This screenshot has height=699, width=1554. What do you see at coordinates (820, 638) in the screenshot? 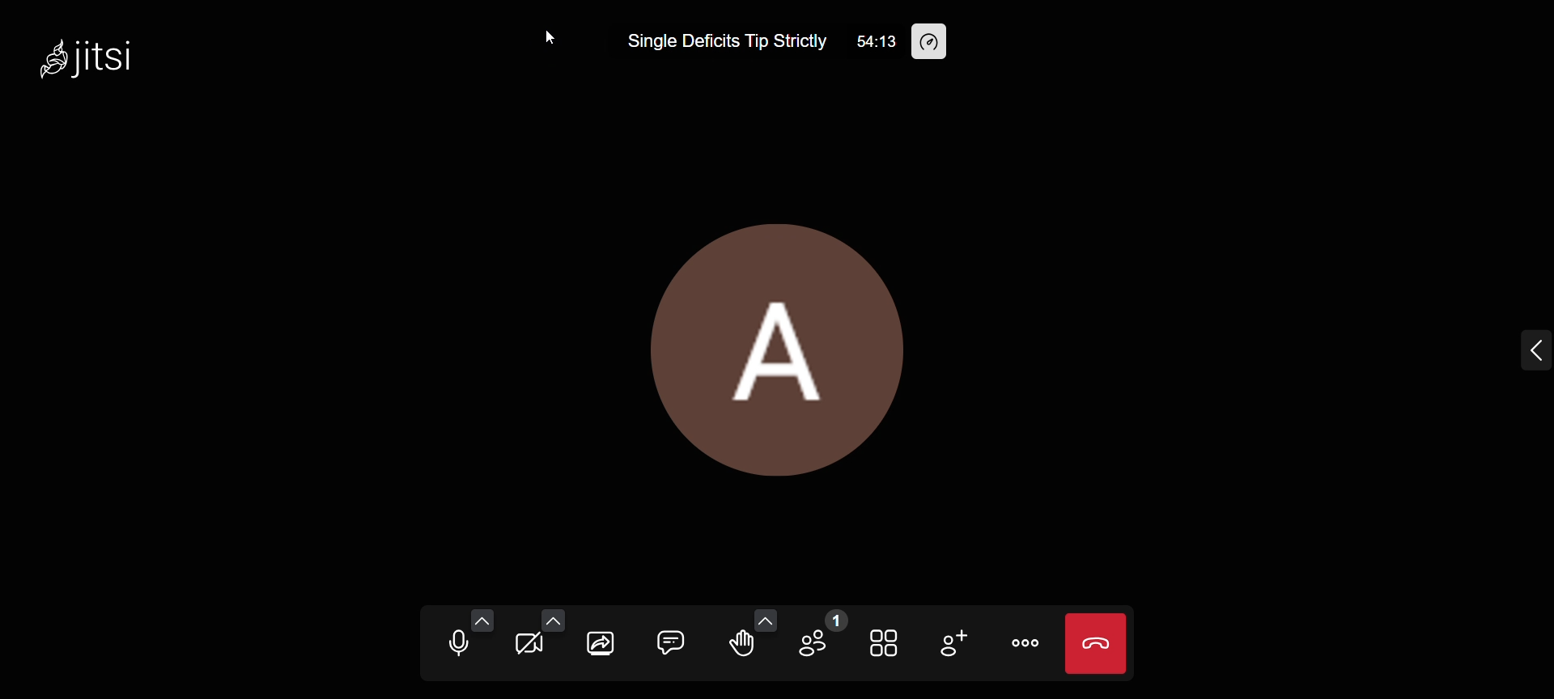
I see `participants ` at bounding box center [820, 638].